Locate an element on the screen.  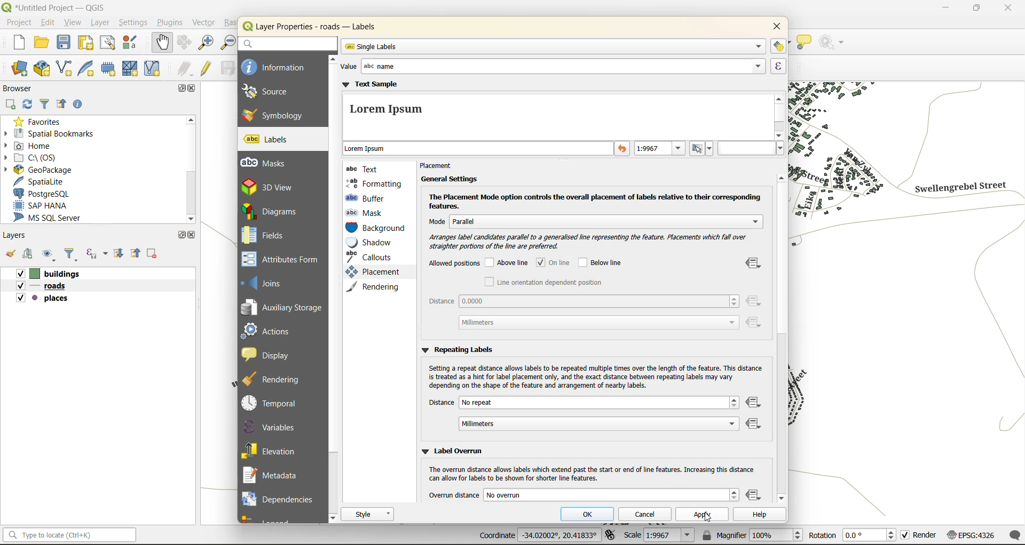
edits is located at coordinates (186, 68).